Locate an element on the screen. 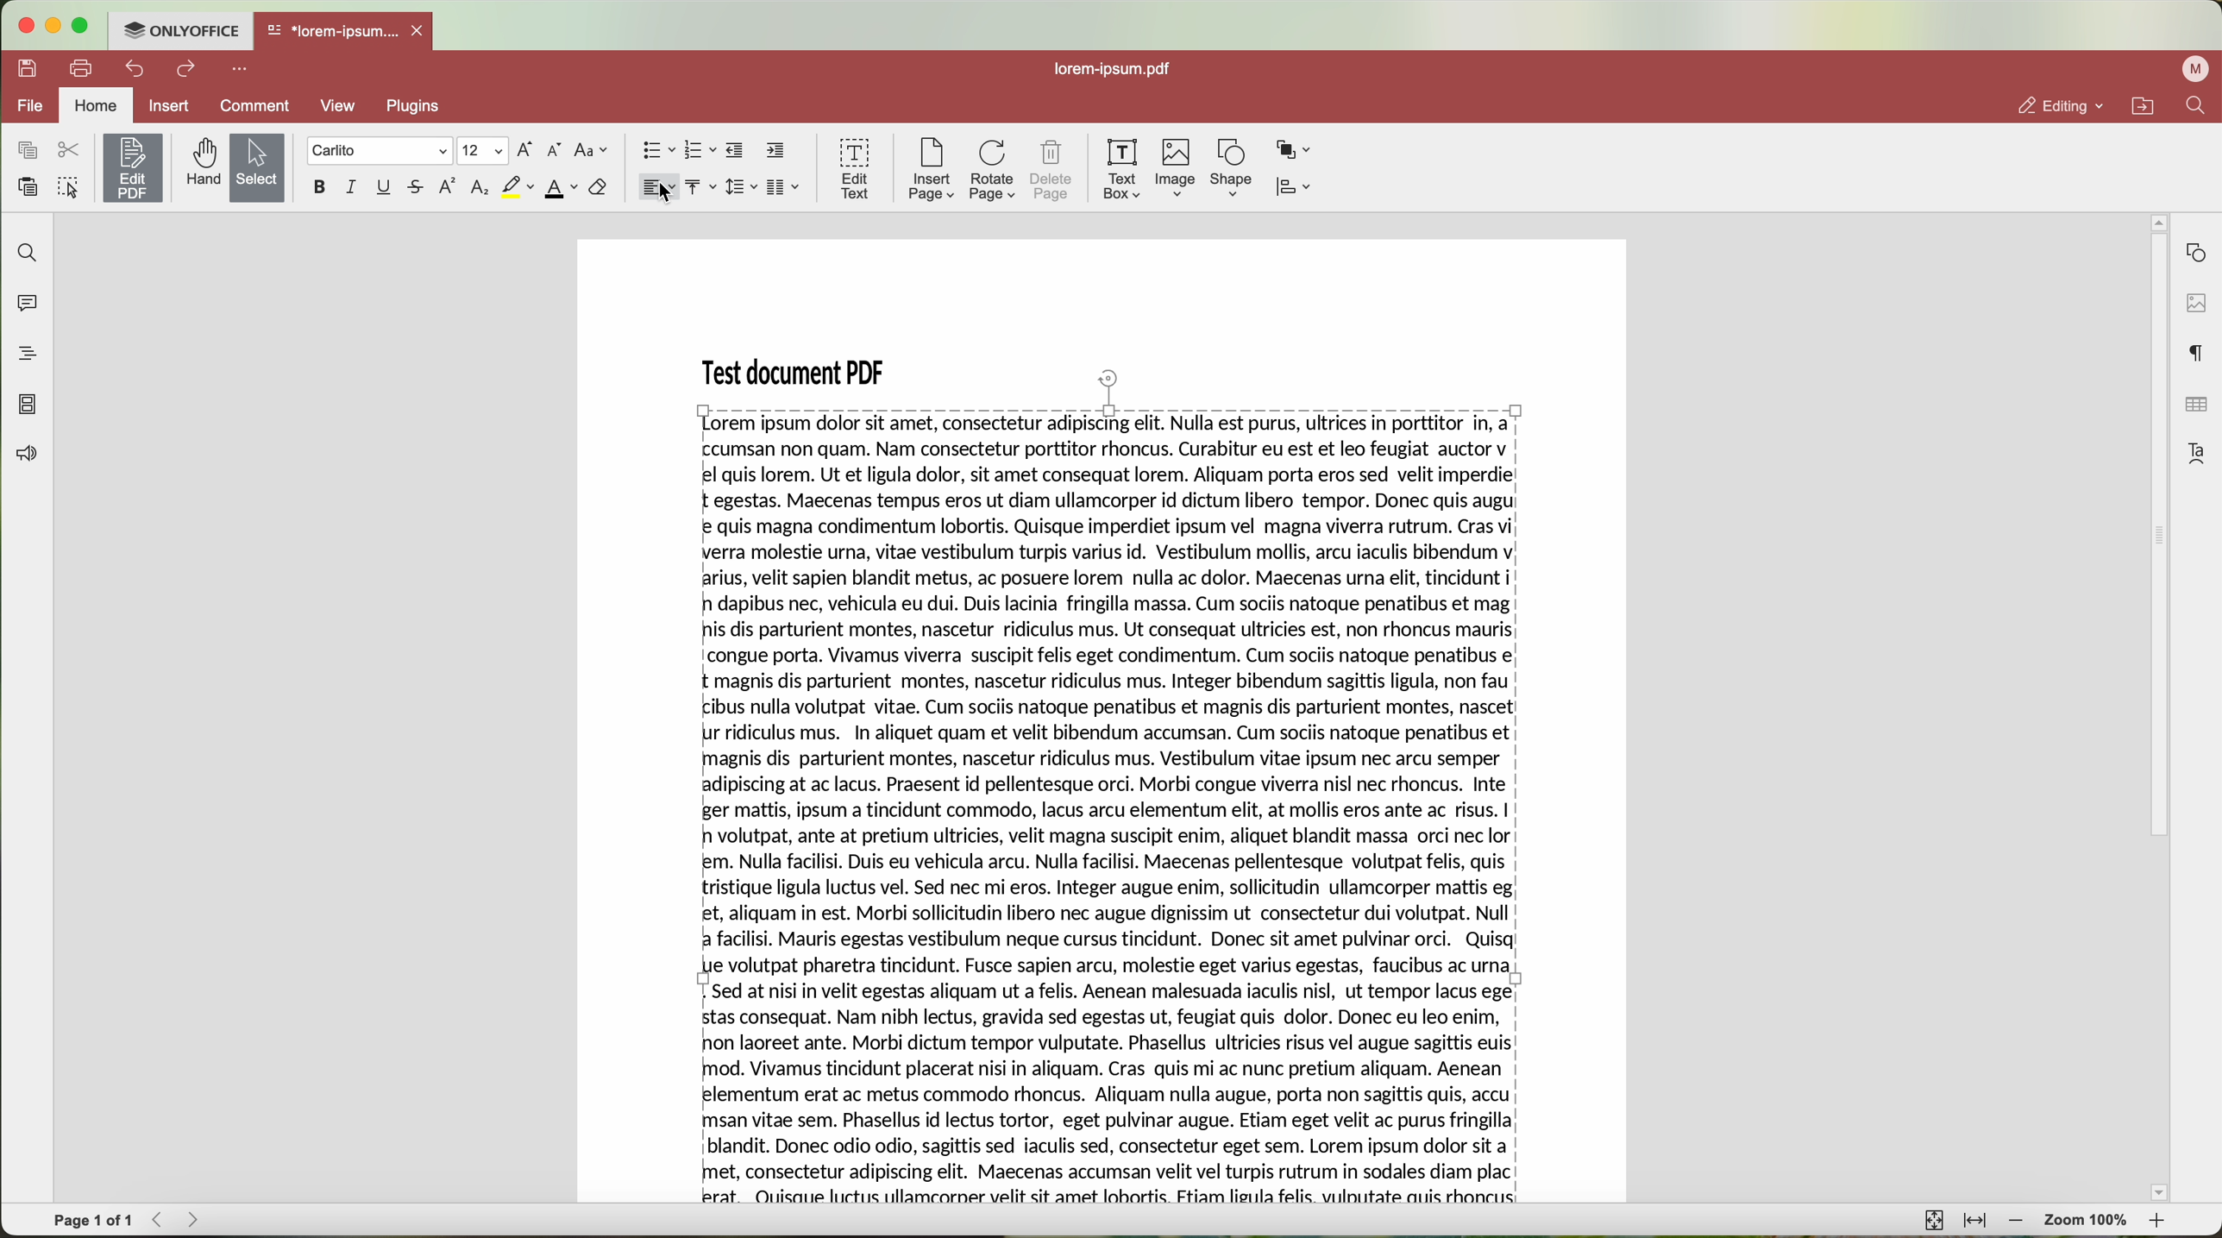  user profile is located at coordinates (2195, 72).